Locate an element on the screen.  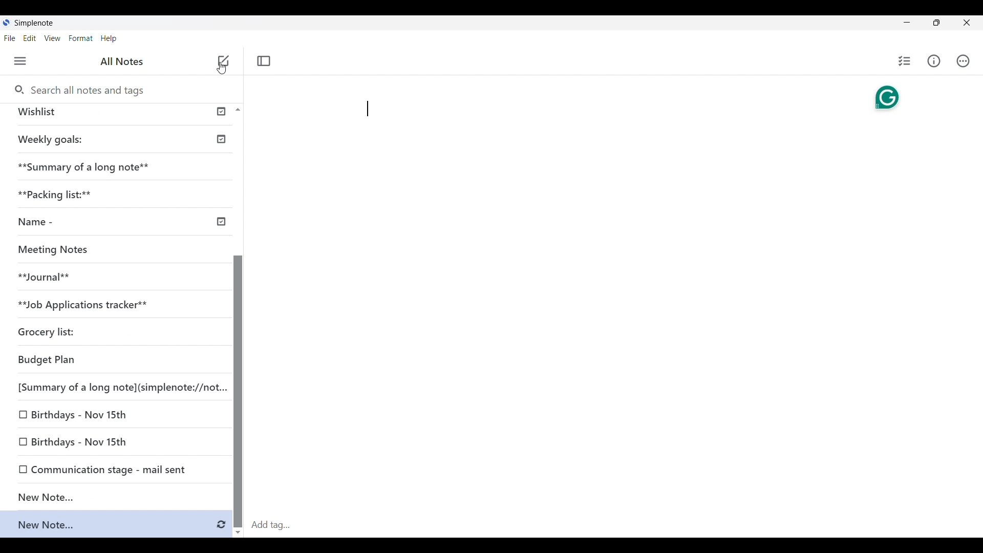
Info is located at coordinates (933, 61).